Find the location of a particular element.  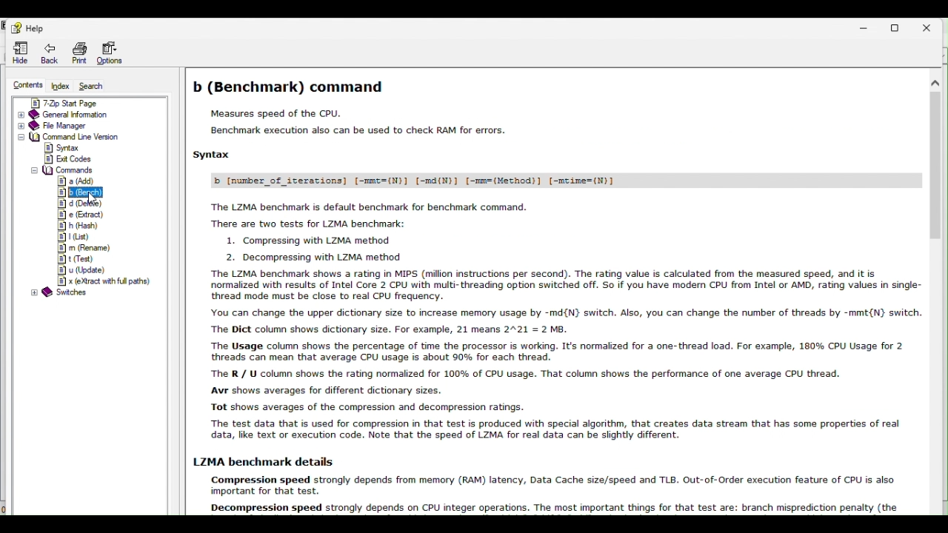

Options is located at coordinates (113, 52).